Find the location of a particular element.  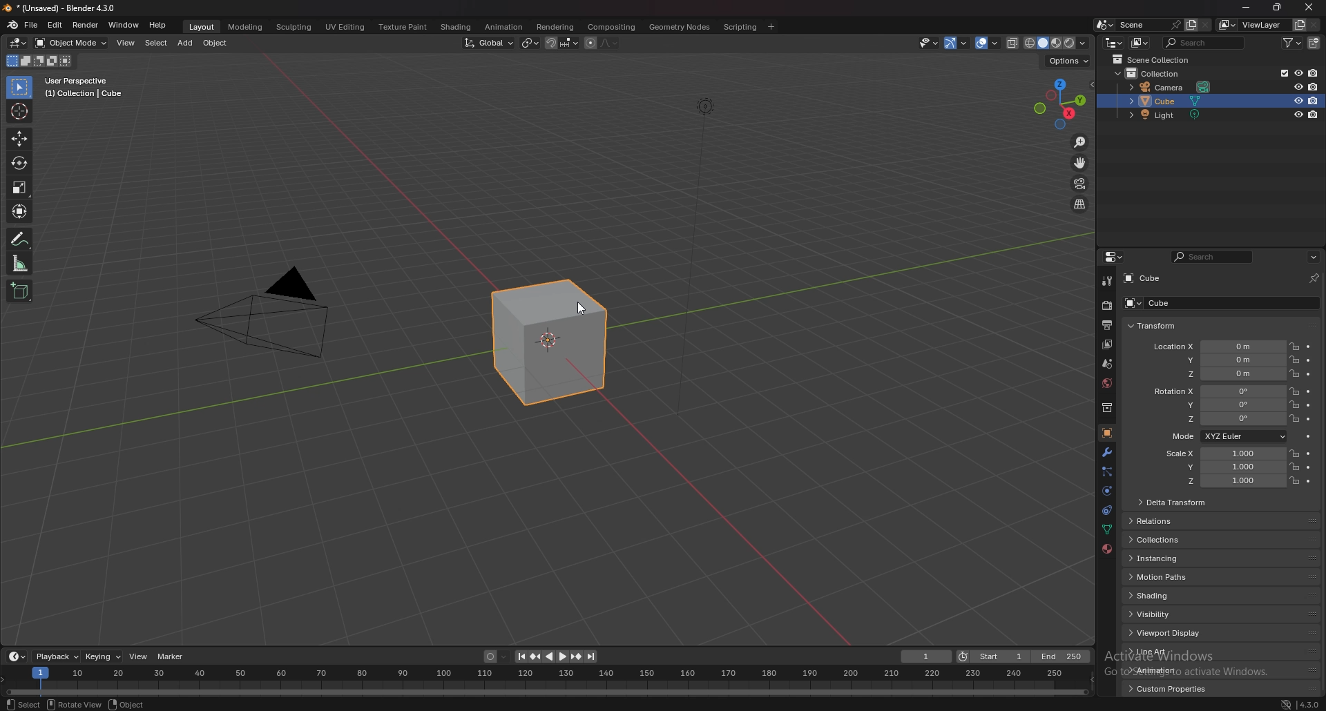

editor type is located at coordinates (17, 656).